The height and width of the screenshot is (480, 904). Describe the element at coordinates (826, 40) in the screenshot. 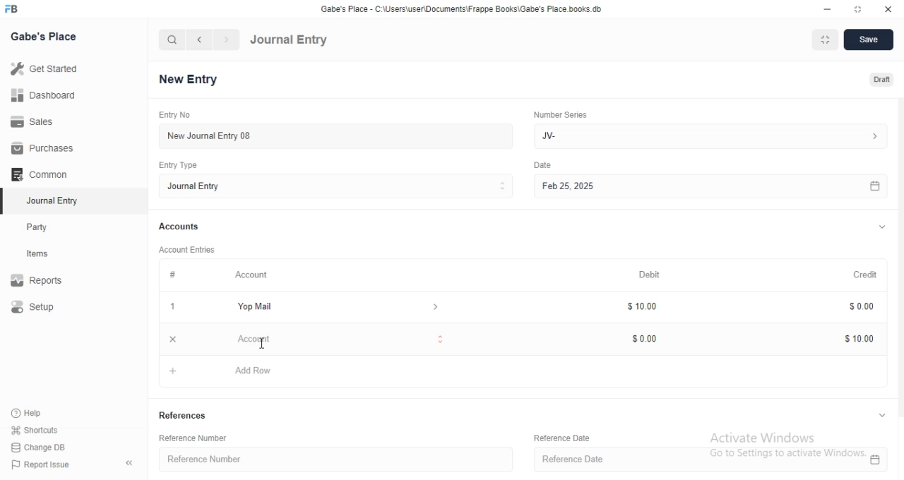

I see `Fit to Window` at that location.